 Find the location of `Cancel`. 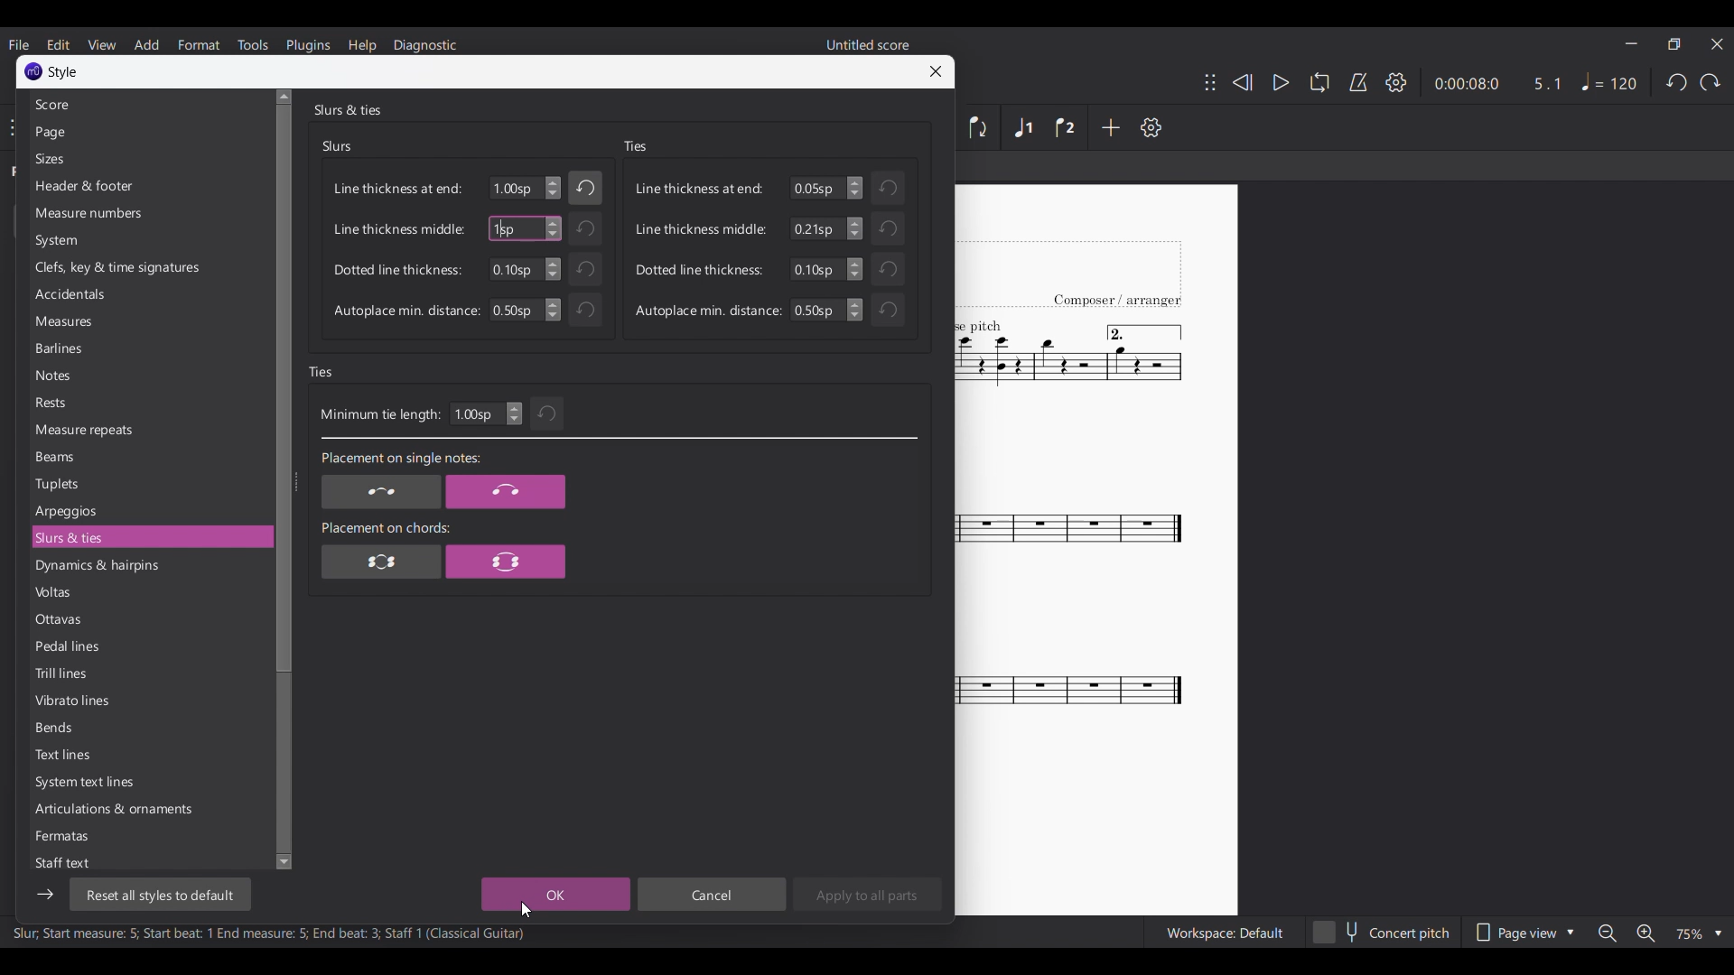

Cancel is located at coordinates (711, 894).